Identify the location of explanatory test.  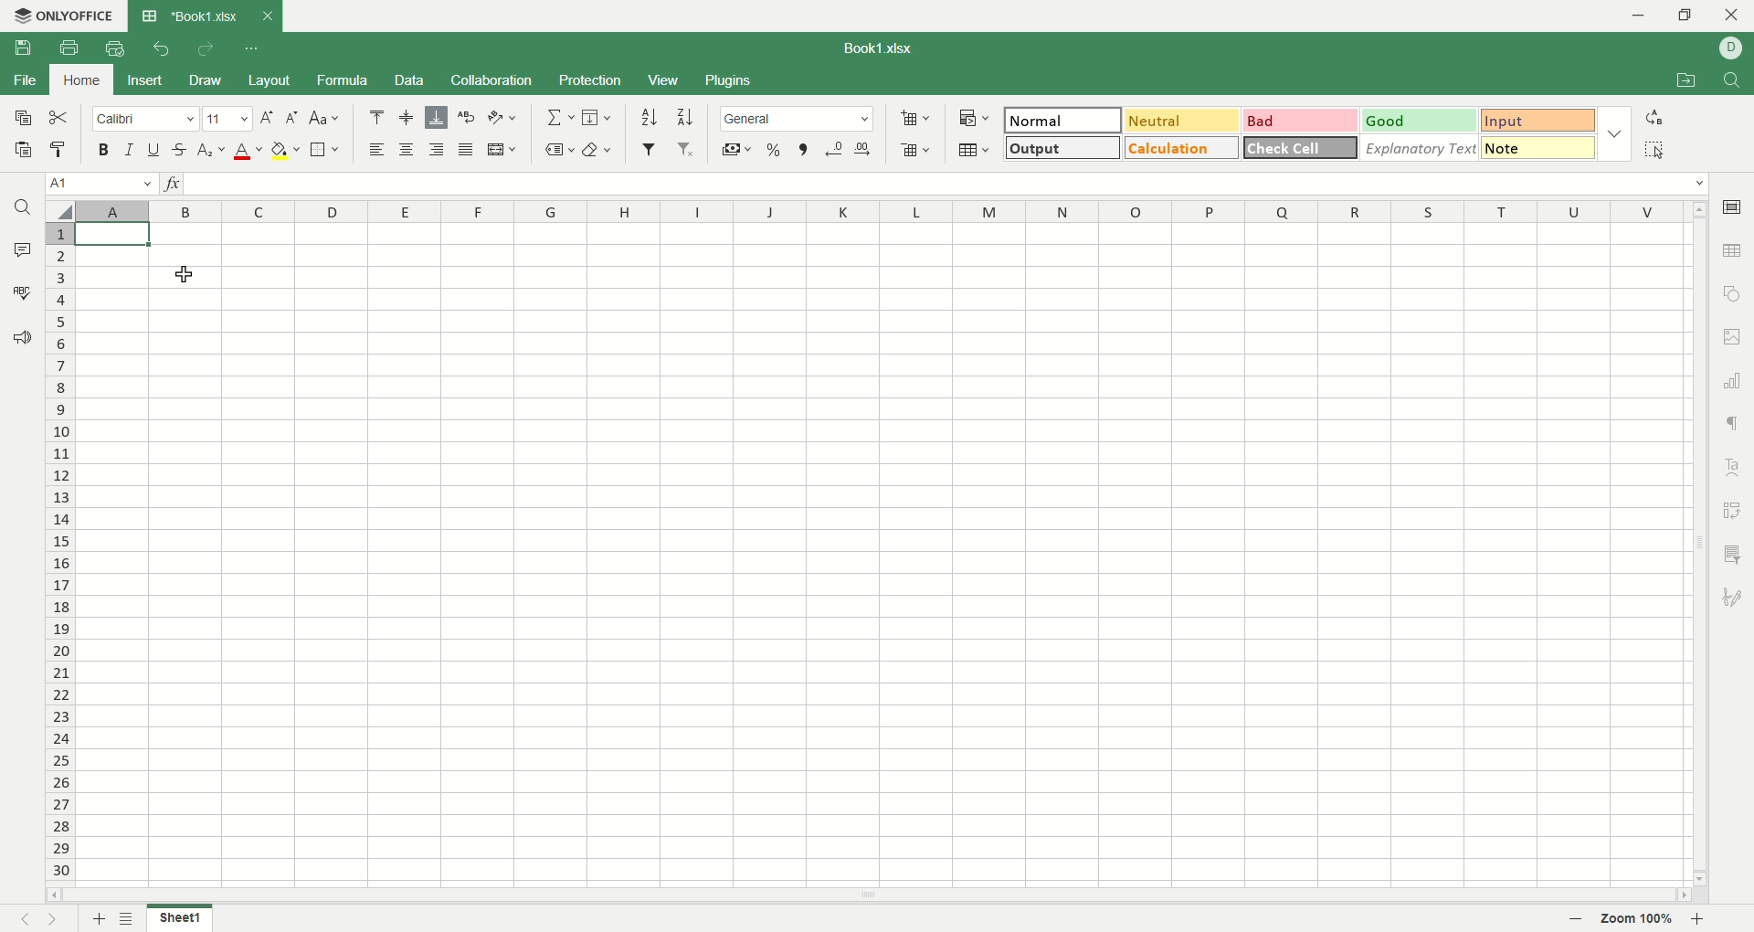
(1421, 148).